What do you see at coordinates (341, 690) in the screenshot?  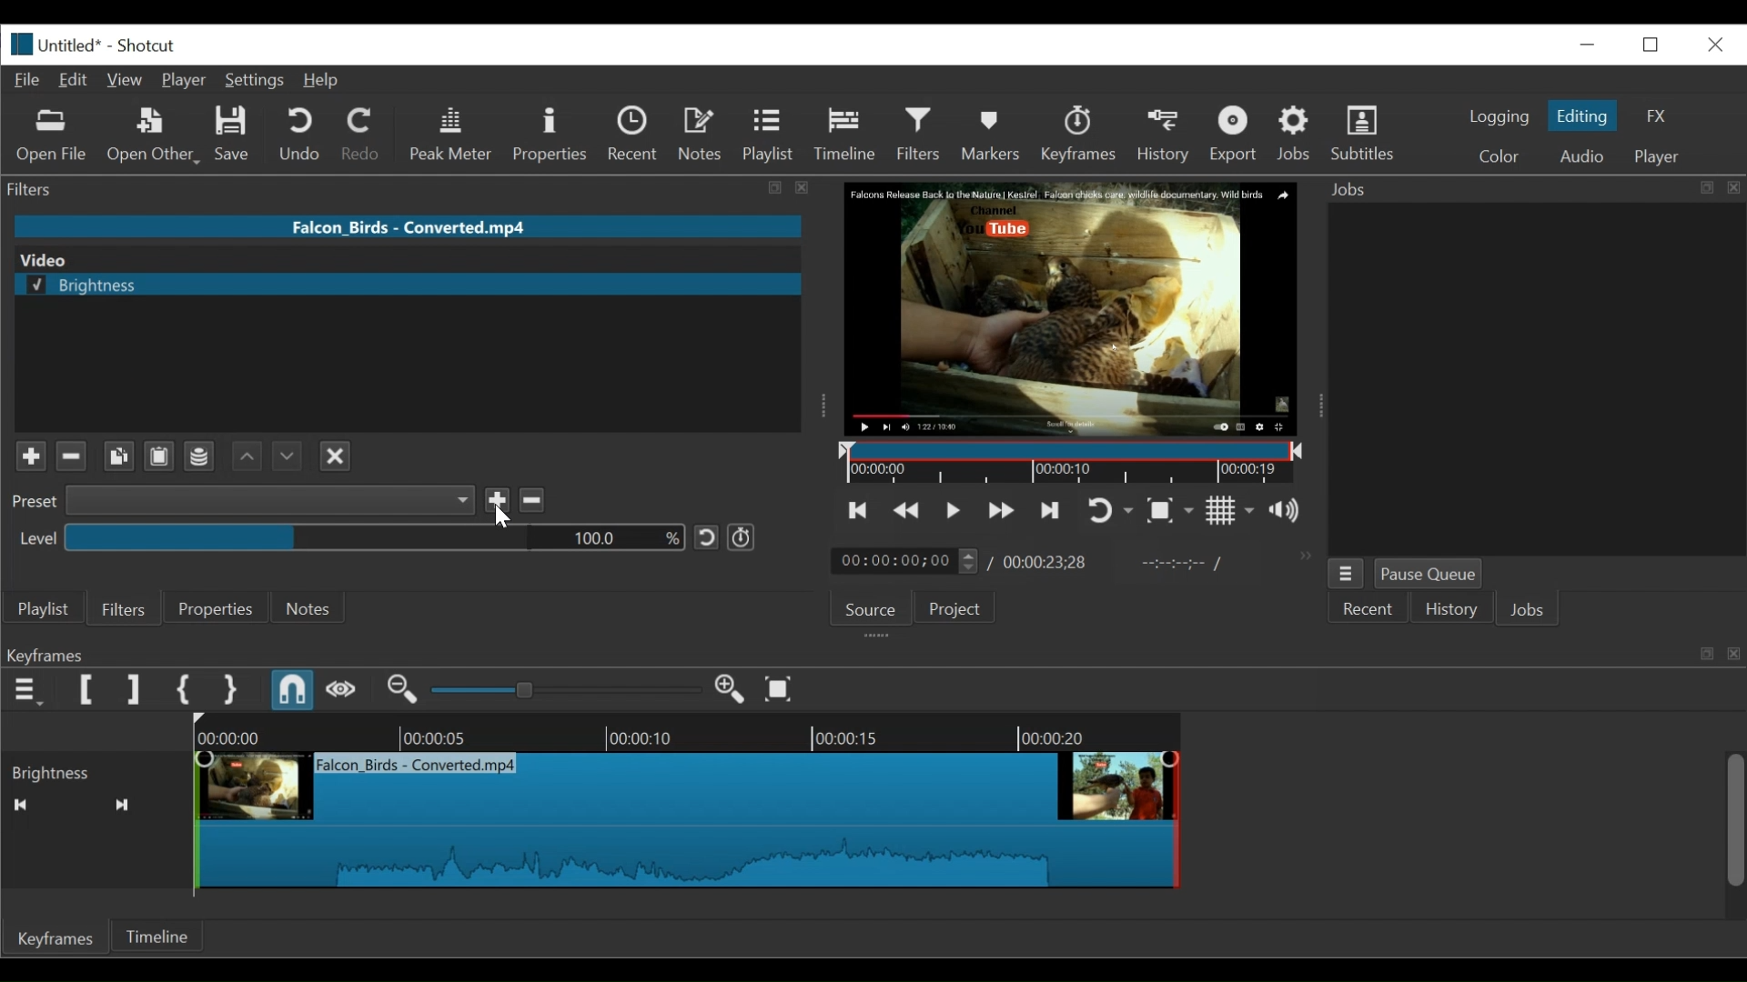 I see `Scrub while dragging` at bounding box center [341, 690].